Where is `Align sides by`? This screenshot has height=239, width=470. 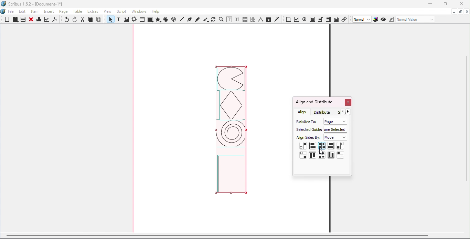
Align sides by is located at coordinates (309, 138).